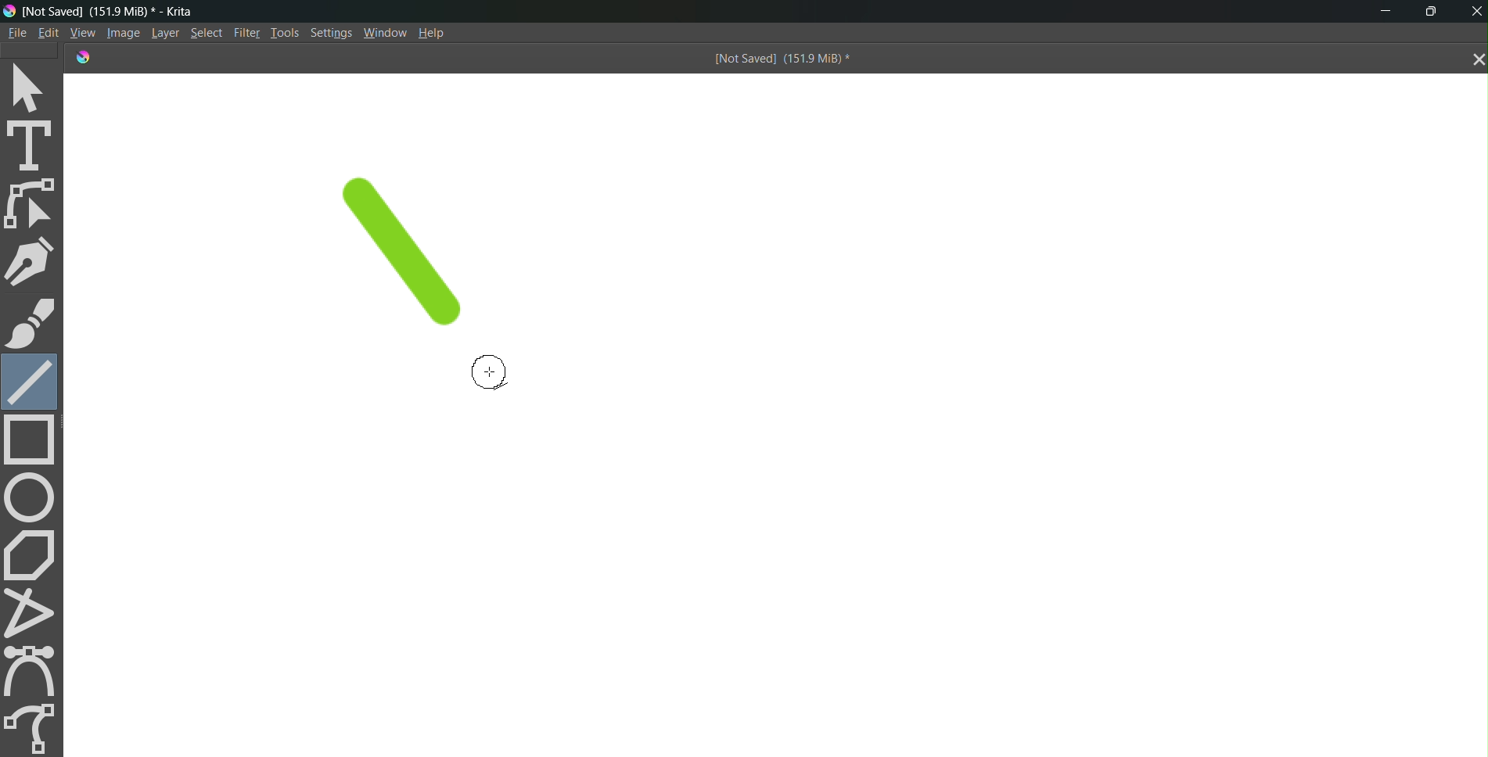 Image resolution: width=1488 pixels, height=757 pixels. What do you see at coordinates (332, 34) in the screenshot?
I see `Settings` at bounding box center [332, 34].